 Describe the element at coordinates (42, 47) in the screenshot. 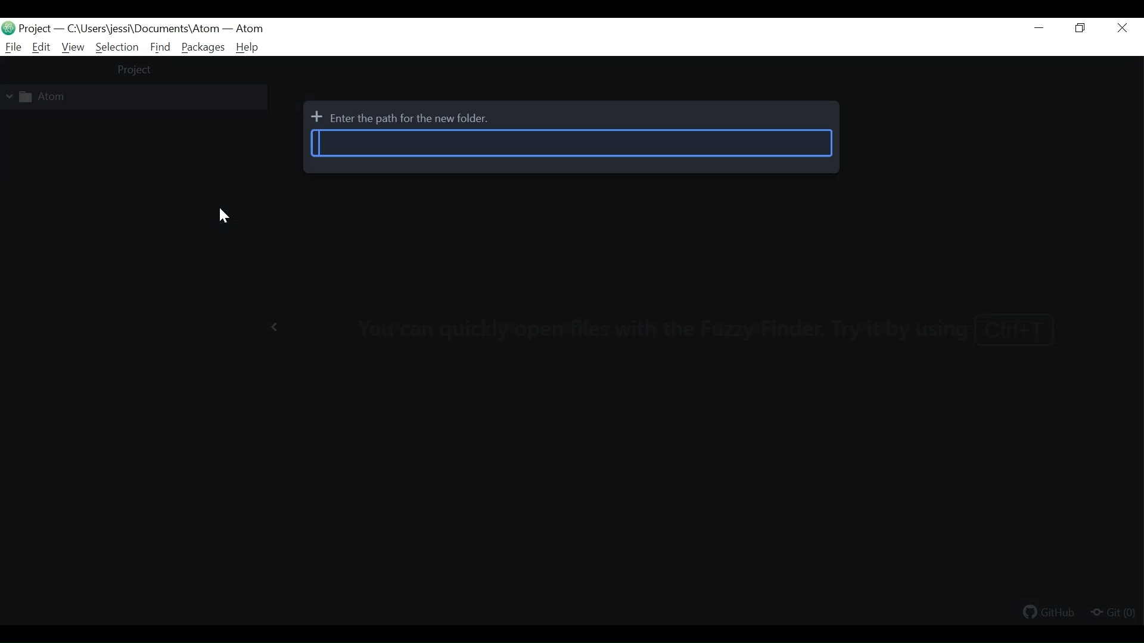

I see `Edit` at that location.